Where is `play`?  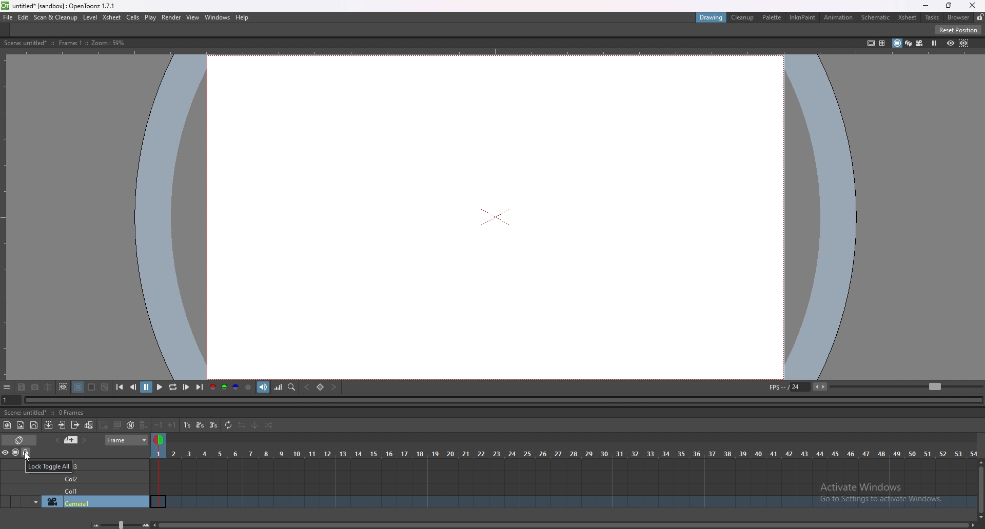
play is located at coordinates (150, 18).